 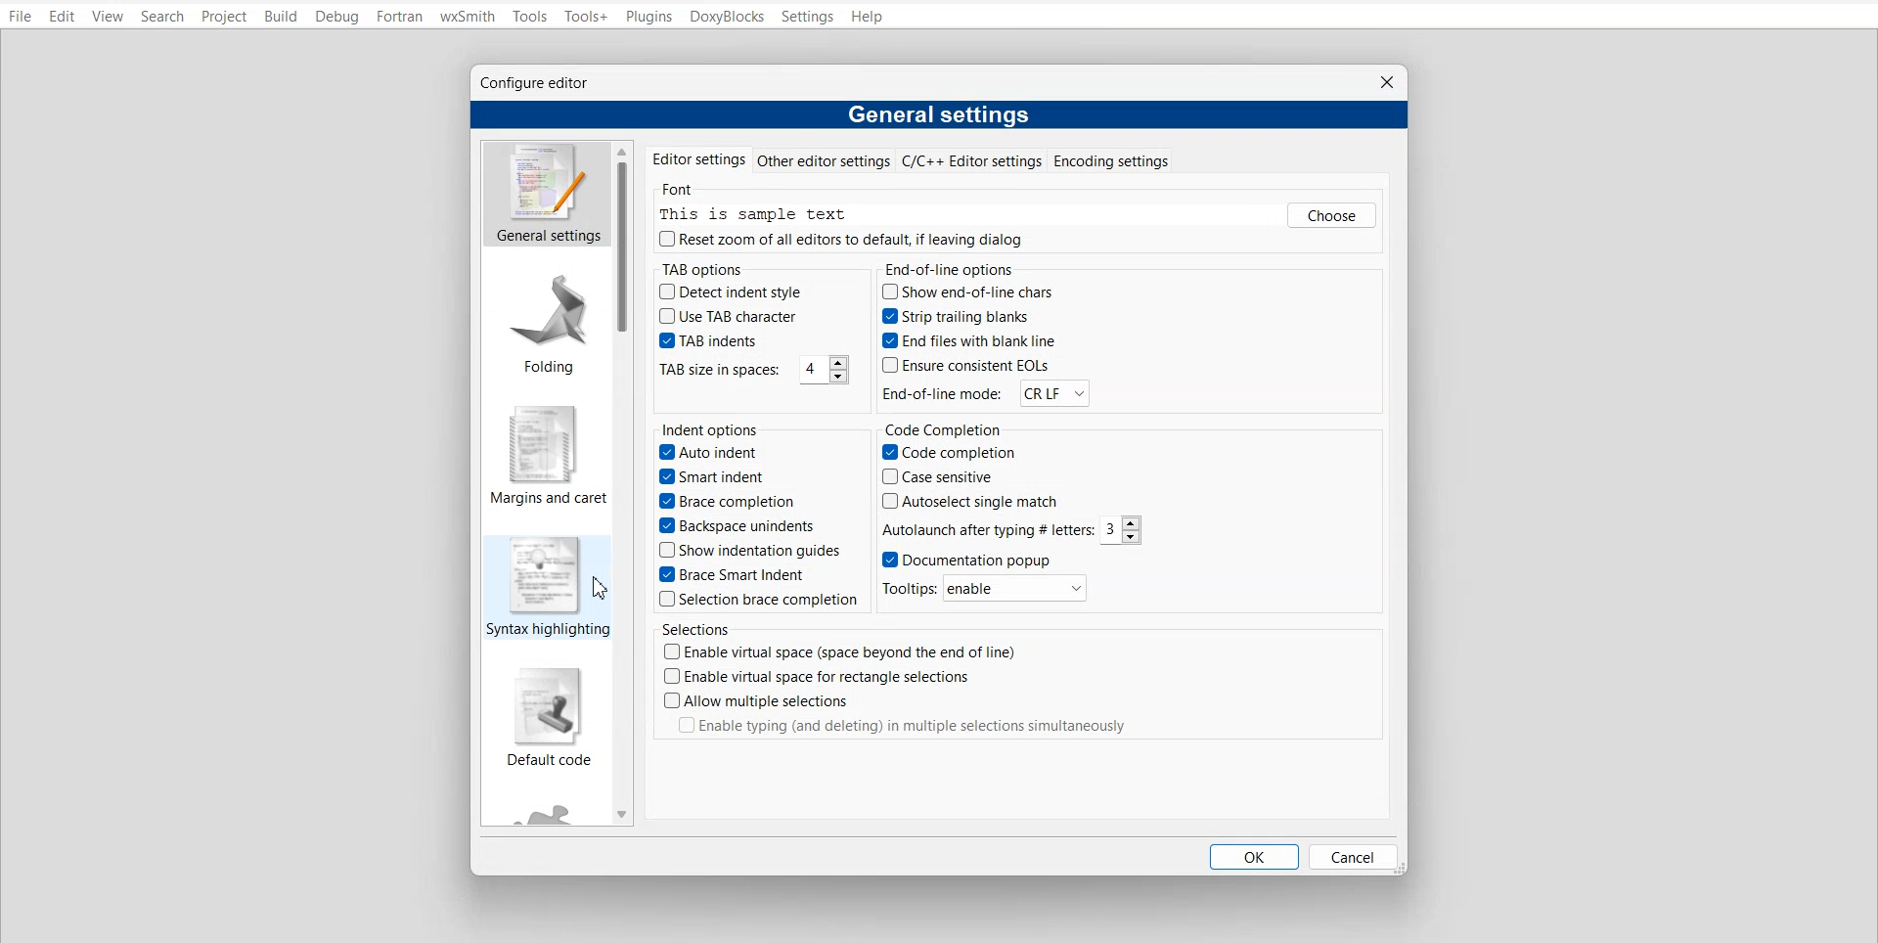 I want to click on Case sensitive, so click(x=939, y=475).